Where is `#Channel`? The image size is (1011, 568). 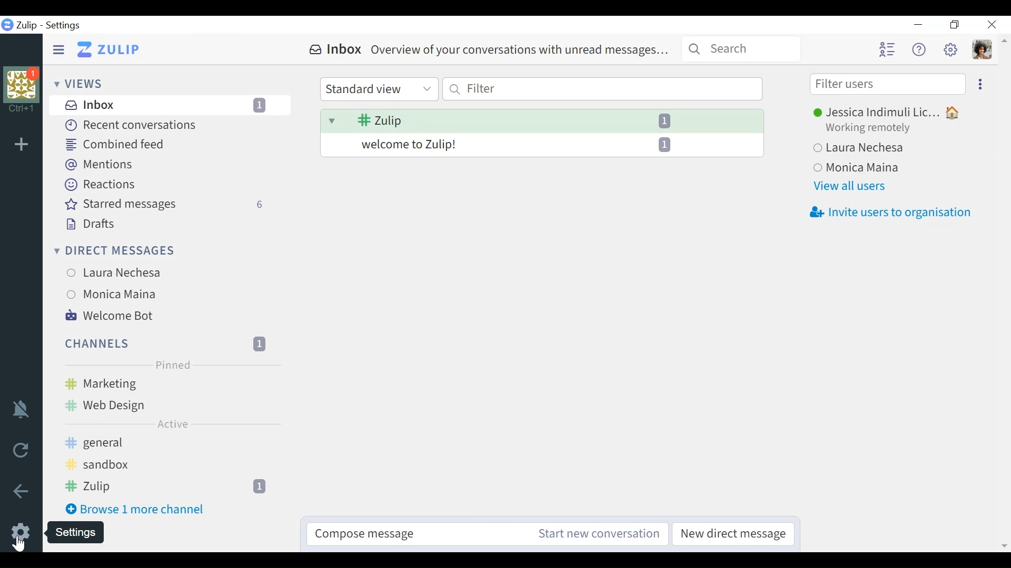
#Channel is located at coordinates (173, 384).